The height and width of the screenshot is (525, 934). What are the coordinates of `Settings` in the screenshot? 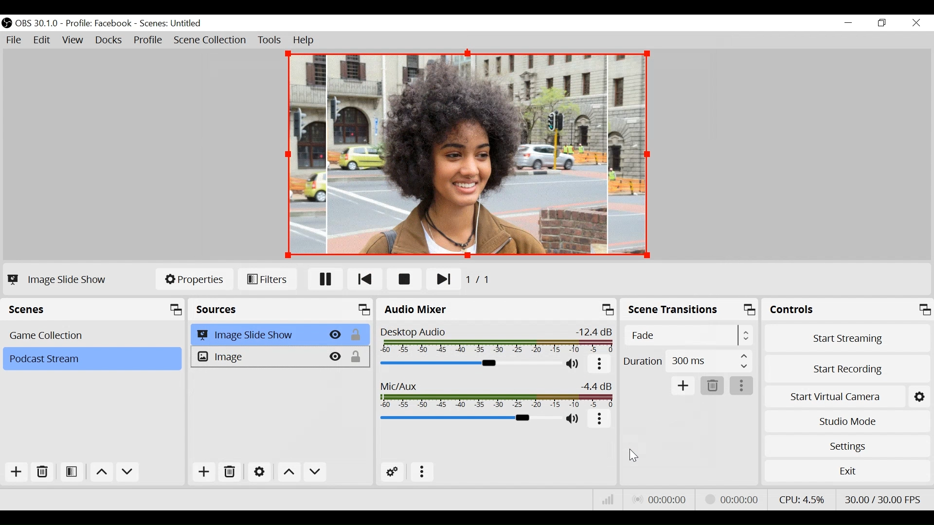 It's located at (259, 472).